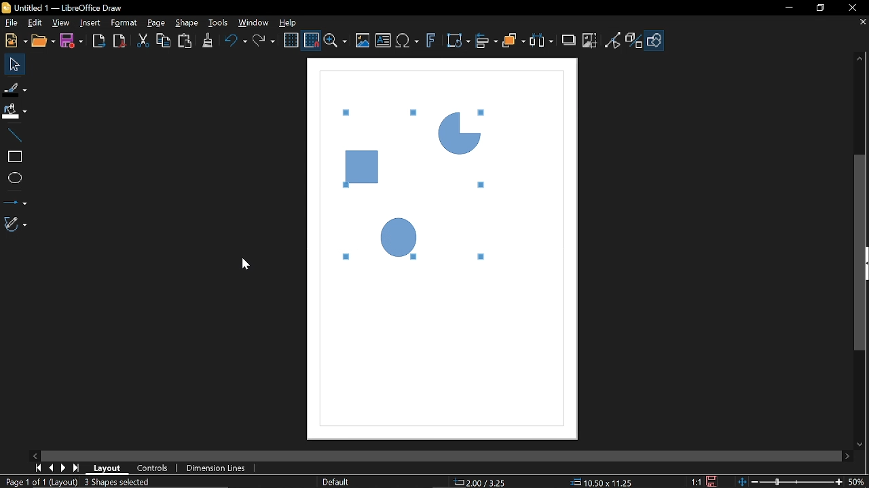 This screenshot has height=488, width=869. Describe the element at coordinates (14, 155) in the screenshot. I see `Rectangle` at that location.